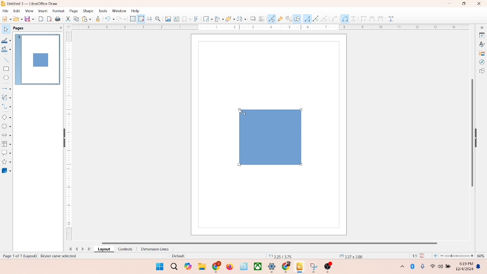 Image resolution: width=487 pixels, height=274 pixels. I want to click on file, so click(6, 10).